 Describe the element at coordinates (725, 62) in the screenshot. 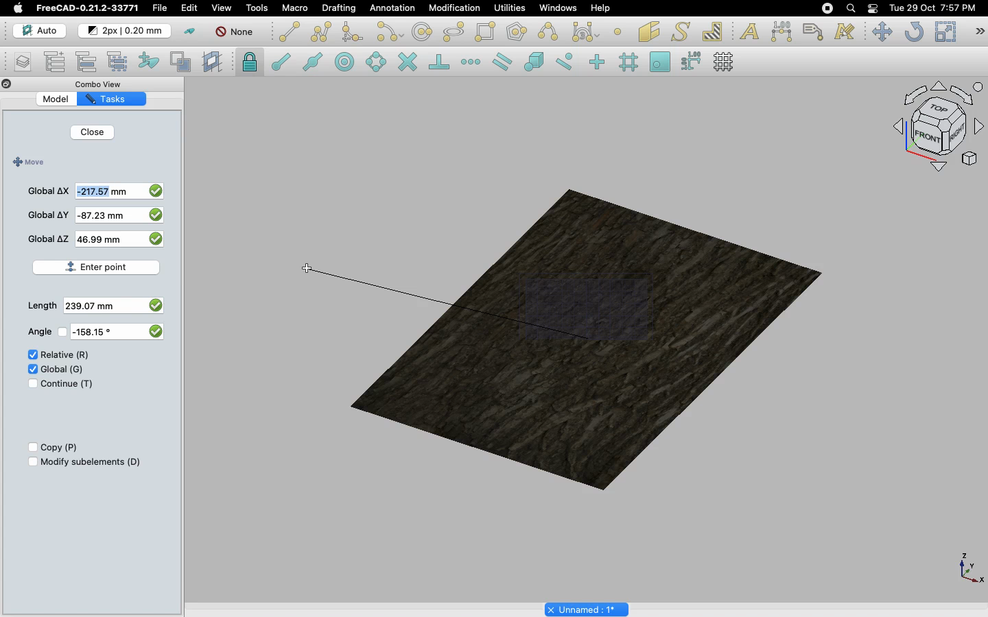

I see `Toggle grid` at that location.